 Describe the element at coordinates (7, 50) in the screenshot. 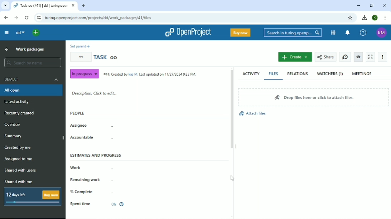

I see `Up` at that location.